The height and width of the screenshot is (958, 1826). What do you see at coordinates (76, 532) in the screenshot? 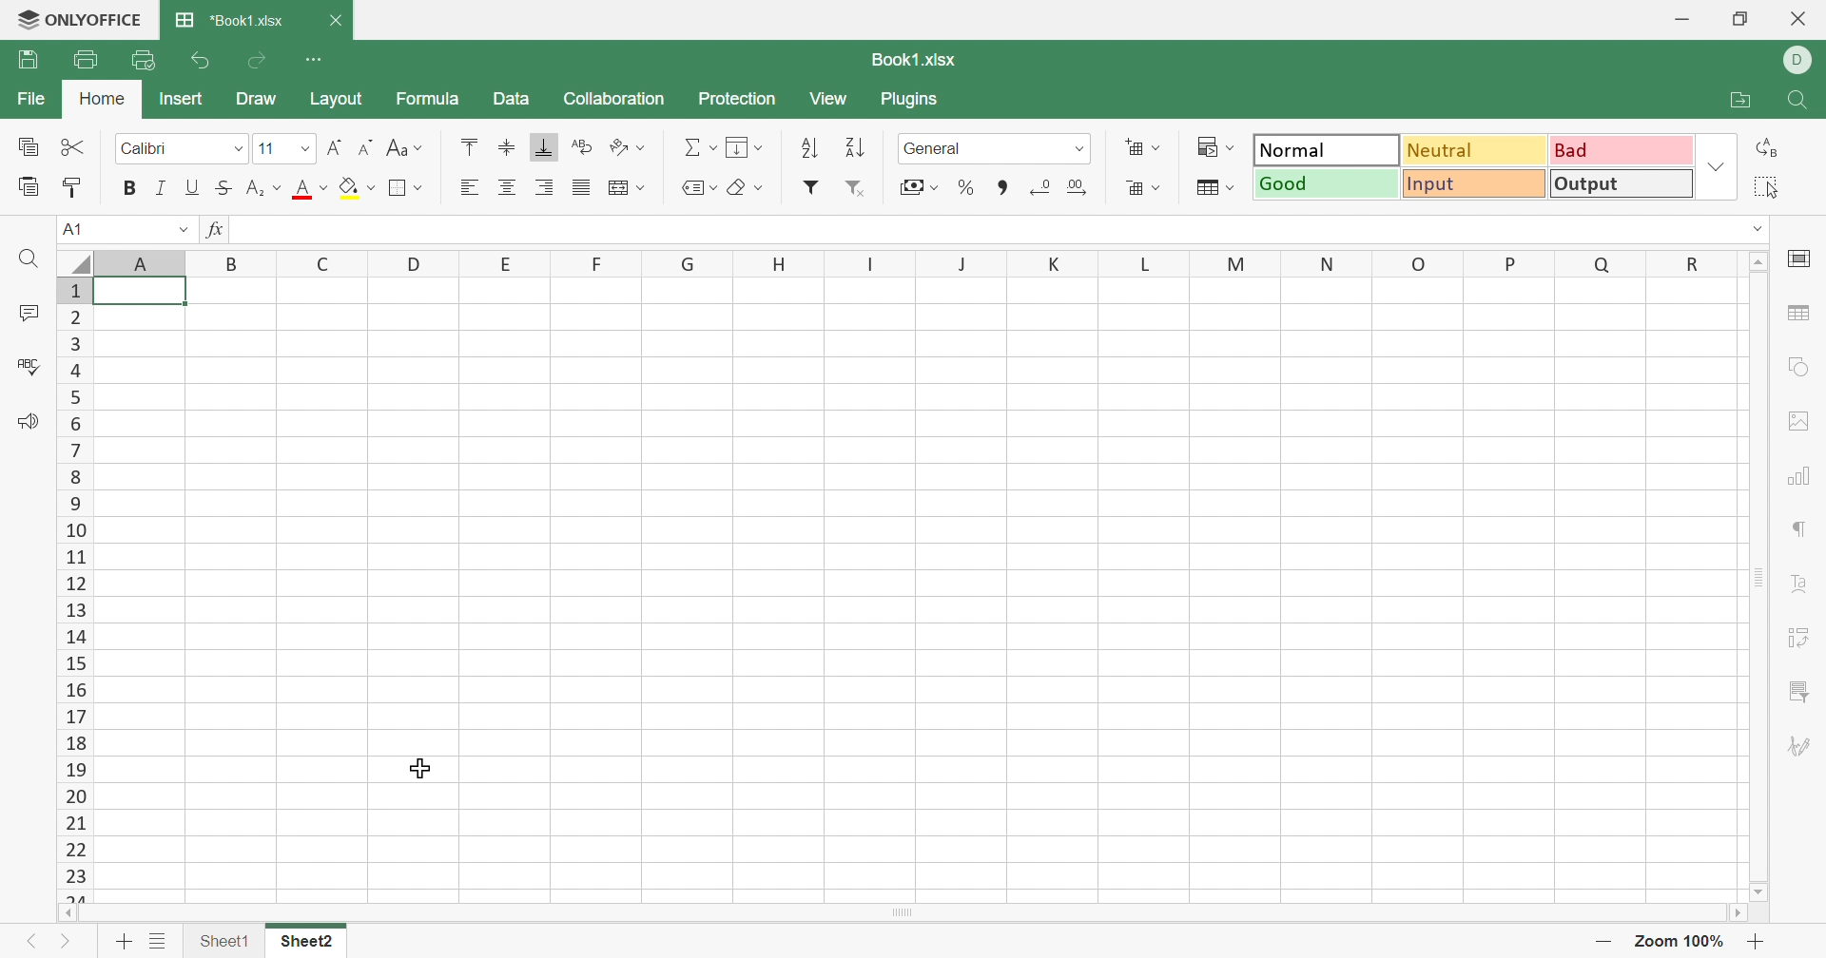
I see `10` at bounding box center [76, 532].